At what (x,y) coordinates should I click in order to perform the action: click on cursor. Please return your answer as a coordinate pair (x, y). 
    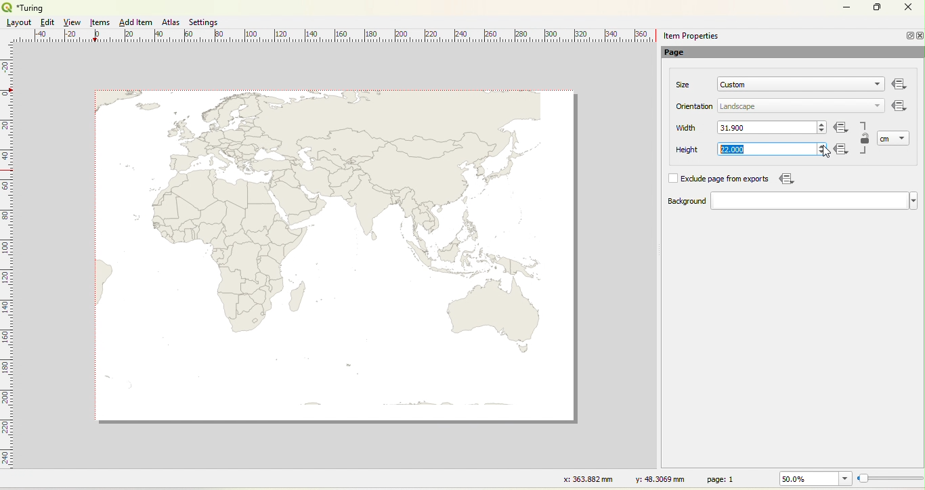
    Looking at the image, I should click on (825, 152).